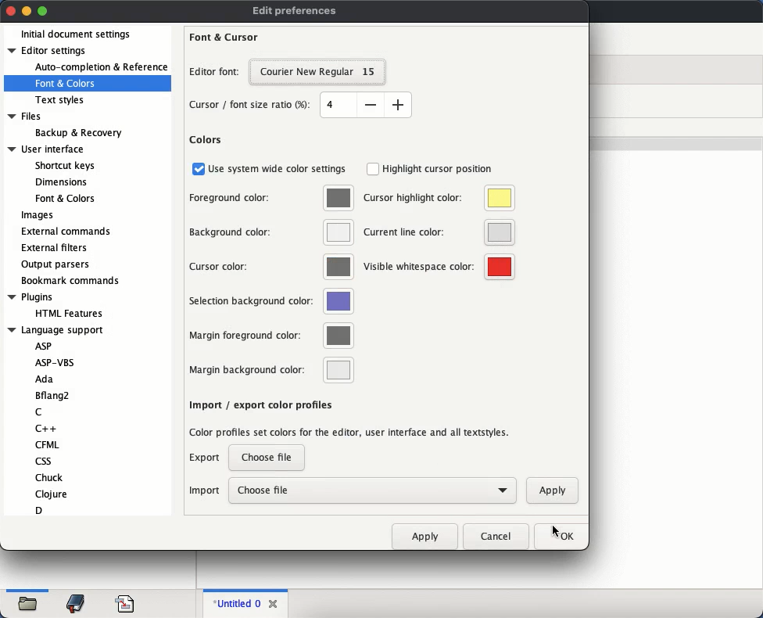 The image size is (763, 618). Describe the element at coordinates (64, 198) in the screenshot. I see `font & colors` at that location.